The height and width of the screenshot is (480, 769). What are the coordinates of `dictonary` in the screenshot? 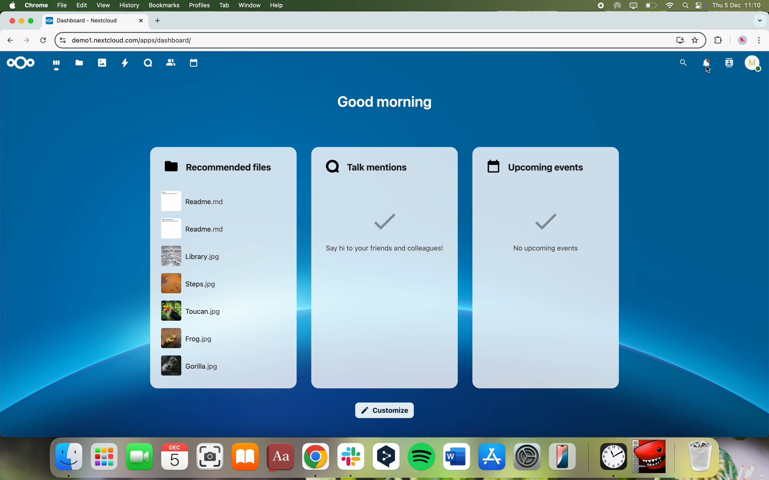 It's located at (280, 458).